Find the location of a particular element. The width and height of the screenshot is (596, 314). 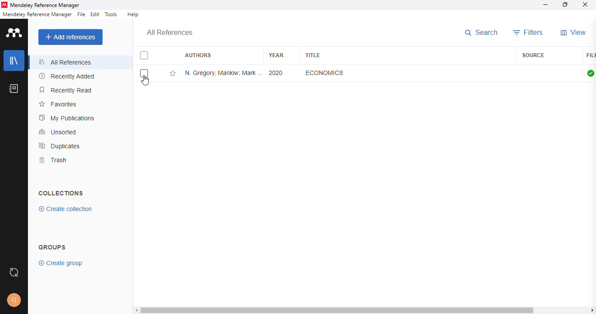

notebook is located at coordinates (13, 89).